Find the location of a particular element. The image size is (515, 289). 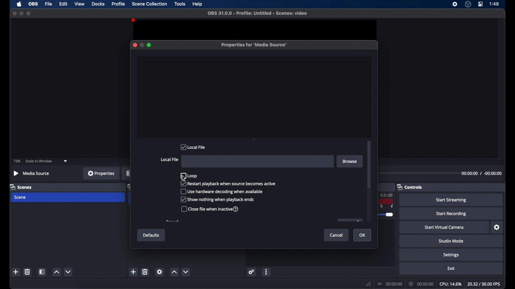

close is located at coordinates (14, 13).